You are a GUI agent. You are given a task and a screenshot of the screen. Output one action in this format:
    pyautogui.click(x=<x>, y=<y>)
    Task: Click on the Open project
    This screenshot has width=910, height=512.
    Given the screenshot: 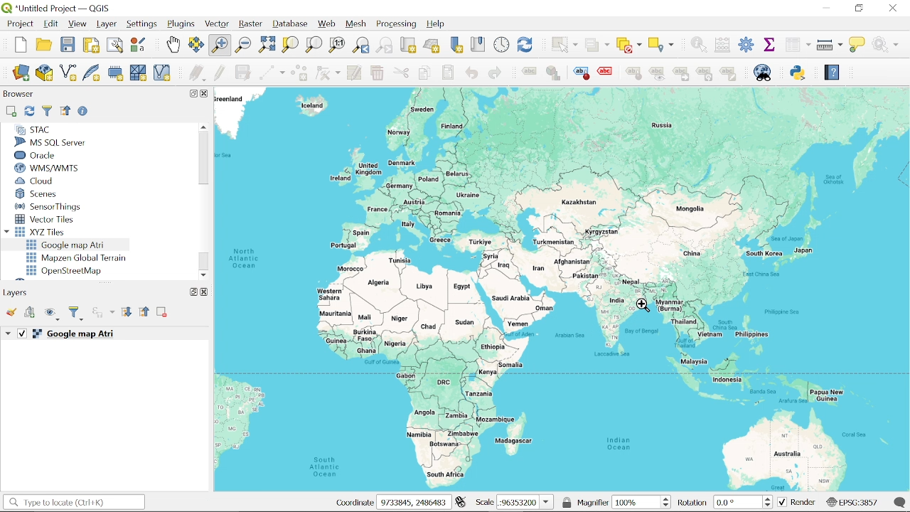 What is the action you would take?
    pyautogui.click(x=45, y=45)
    